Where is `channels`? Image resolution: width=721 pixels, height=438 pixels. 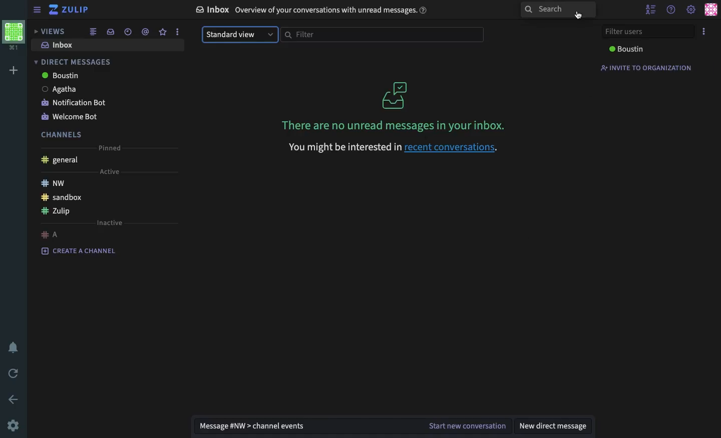 channels is located at coordinates (62, 134).